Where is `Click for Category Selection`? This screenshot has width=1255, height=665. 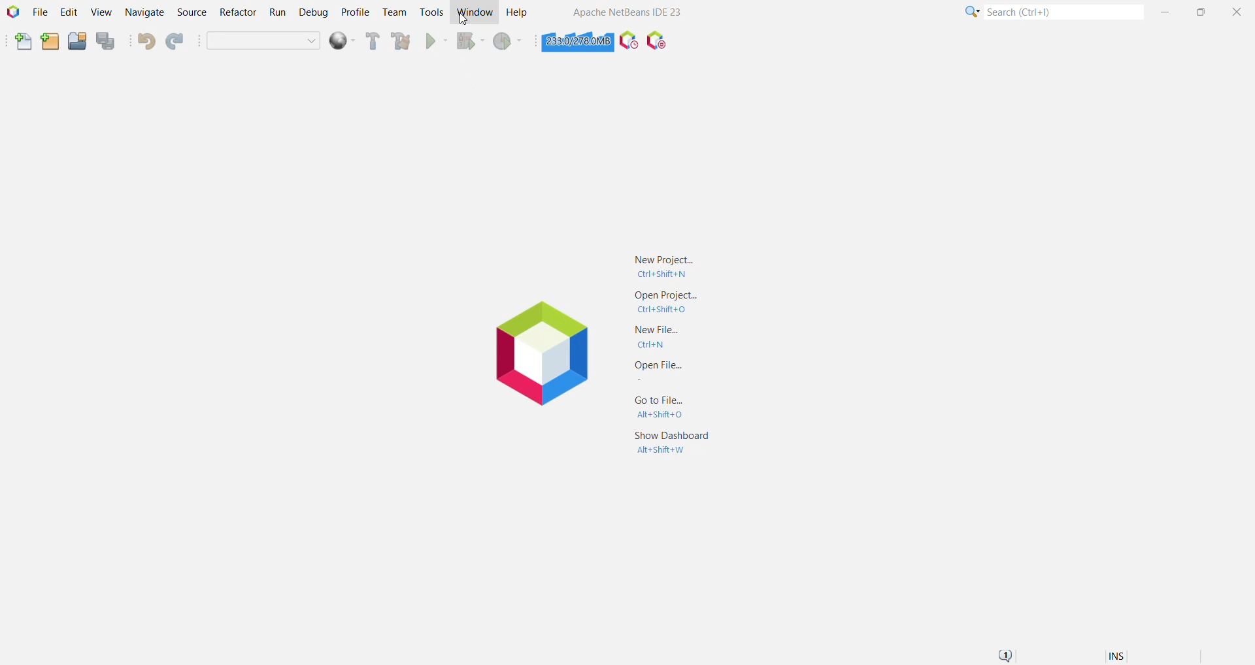
Click for Category Selection is located at coordinates (969, 14).